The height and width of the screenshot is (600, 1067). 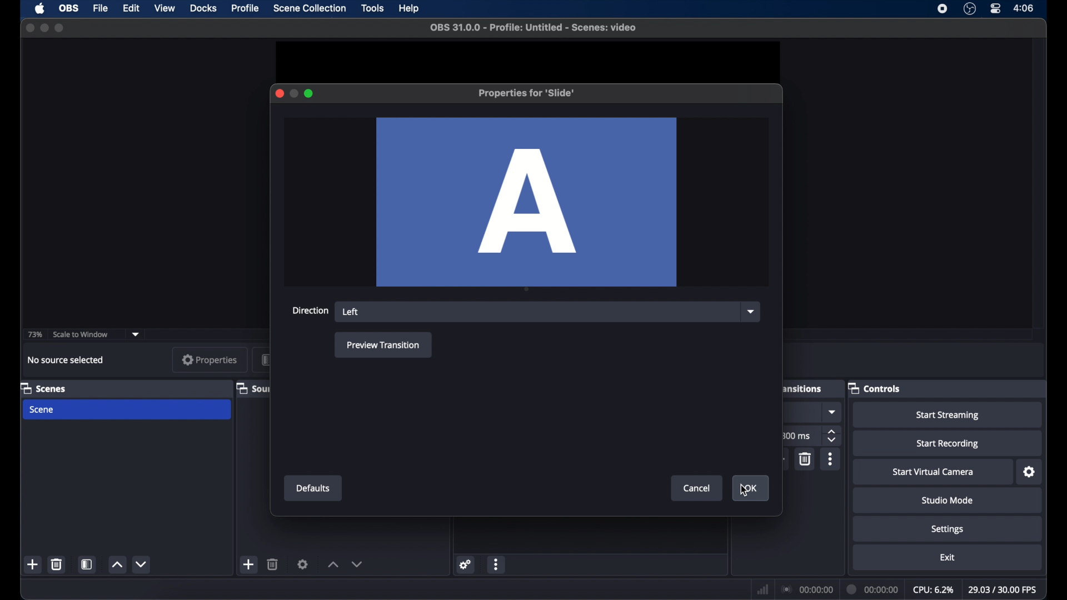 I want to click on scene collection, so click(x=310, y=8).